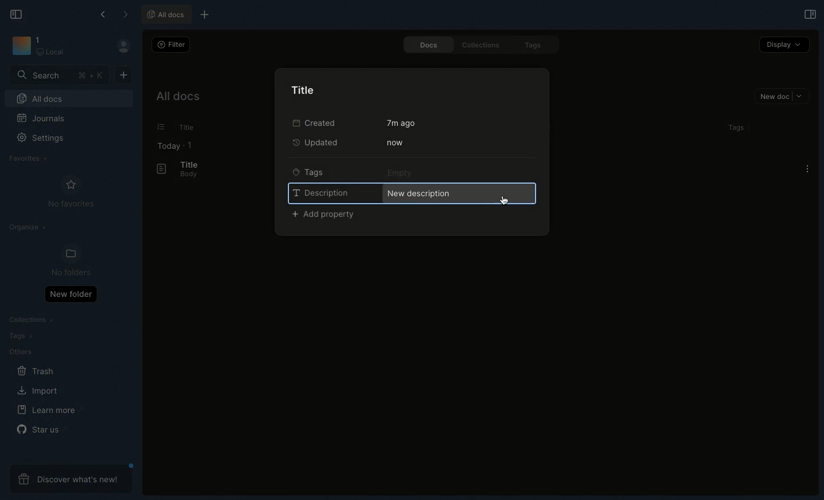  Describe the element at coordinates (124, 74) in the screenshot. I see `New doc` at that location.